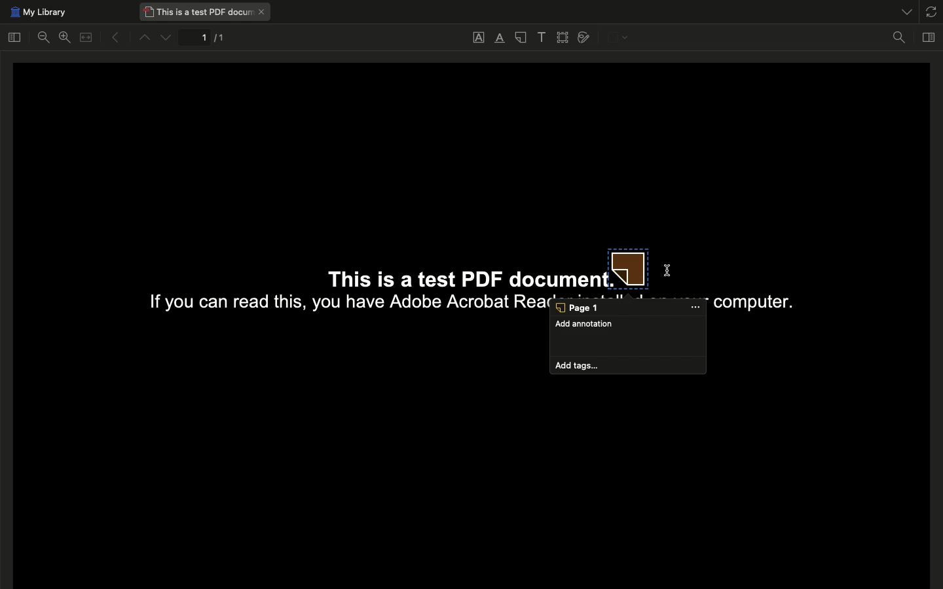  I want to click on Zoom in, so click(64, 37).